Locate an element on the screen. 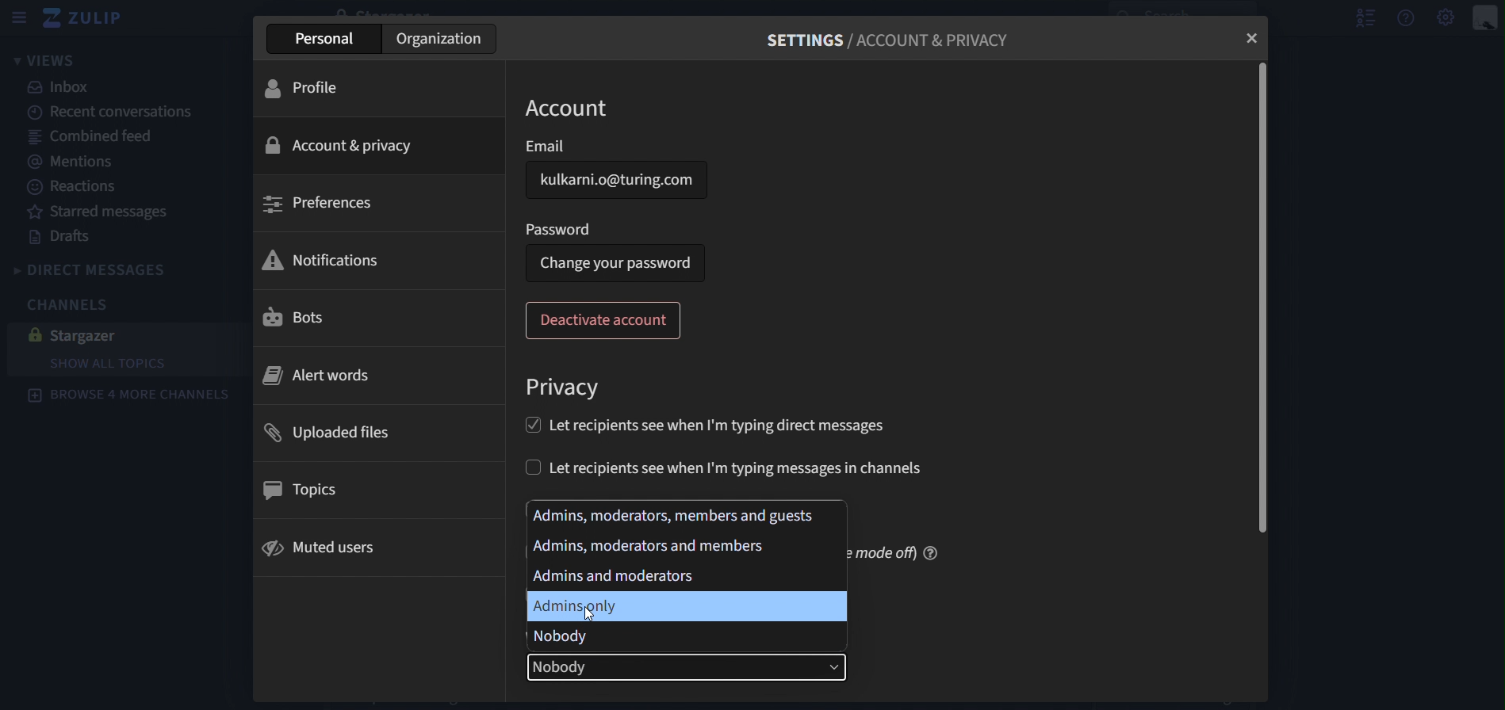  hide user list is located at coordinates (1360, 18).